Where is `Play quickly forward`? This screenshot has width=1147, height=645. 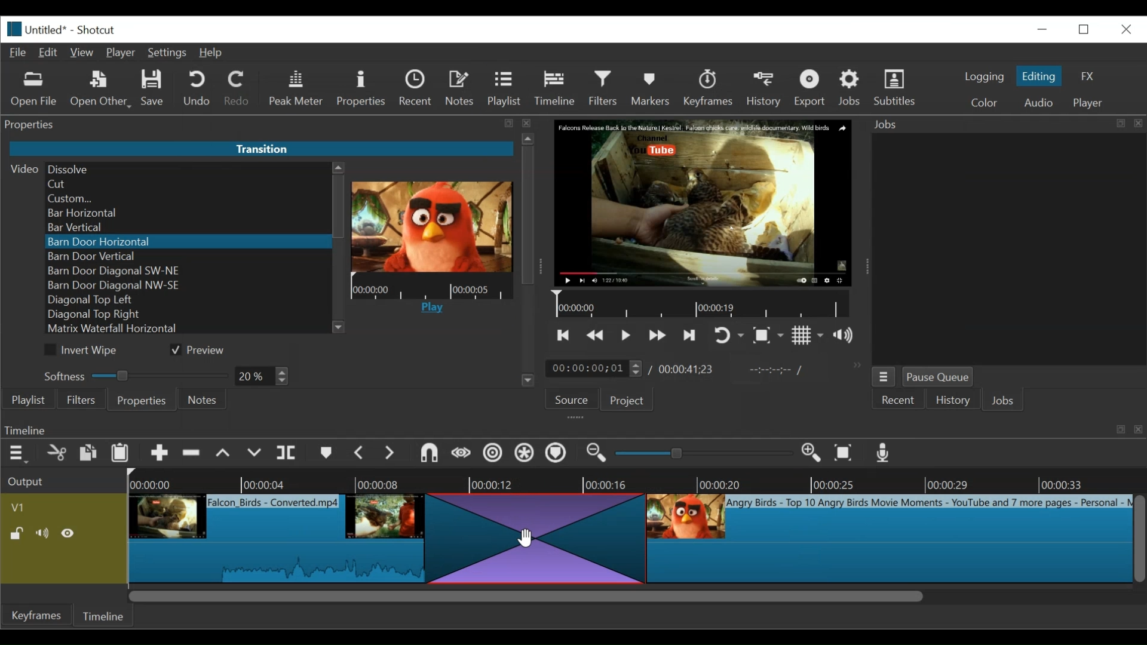
Play quickly forward is located at coordinates (657, 335).